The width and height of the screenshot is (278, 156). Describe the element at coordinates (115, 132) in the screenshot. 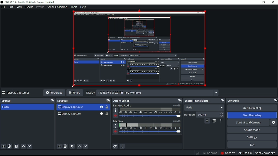

I see `volume` at that location.